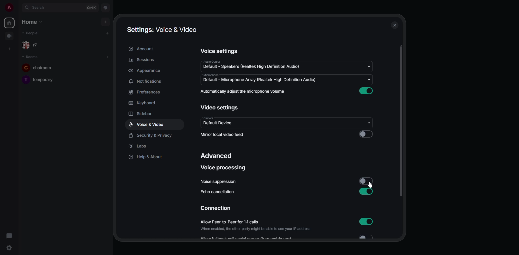 The height and width of the screenshot is (255, 519). What do you see at coordinates (145, 125) in the screenshot?
I see `voice & video` at bounding box center [145, 125].